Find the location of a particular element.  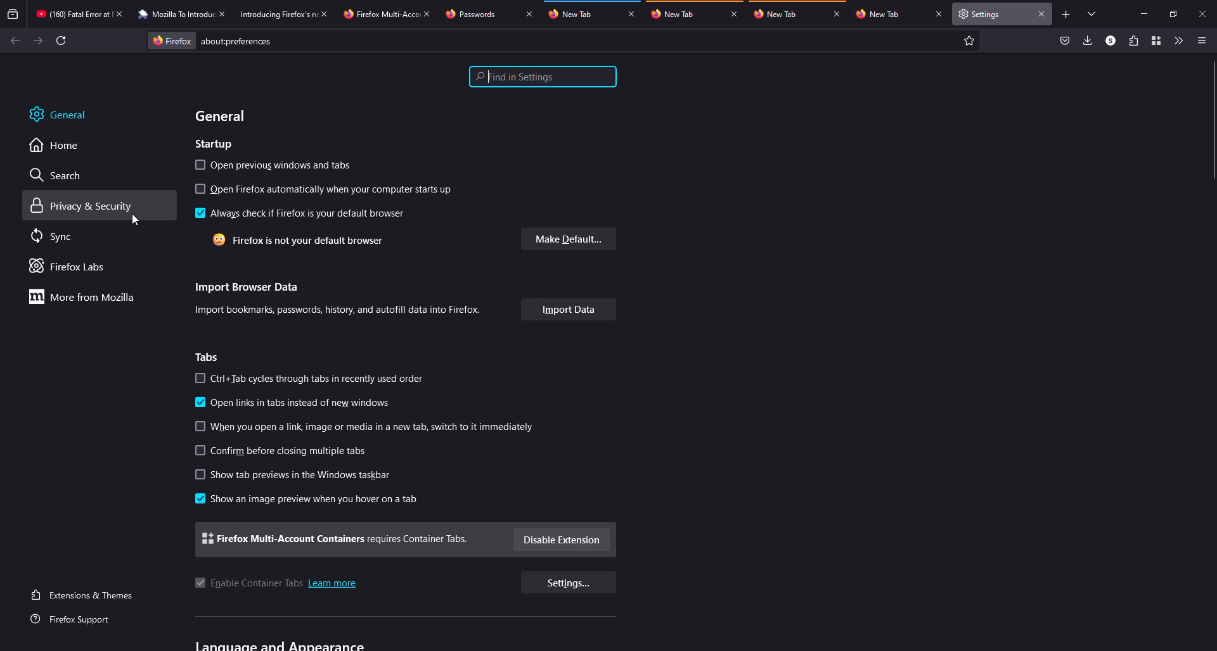

tab is located at coordinates (176, 15).